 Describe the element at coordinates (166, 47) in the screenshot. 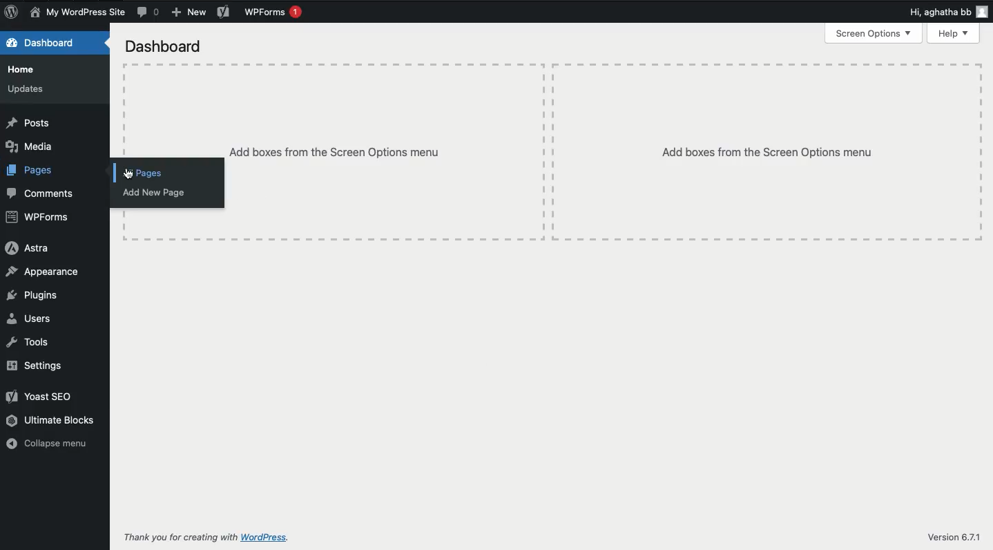

I see `Dashboard` at that location.